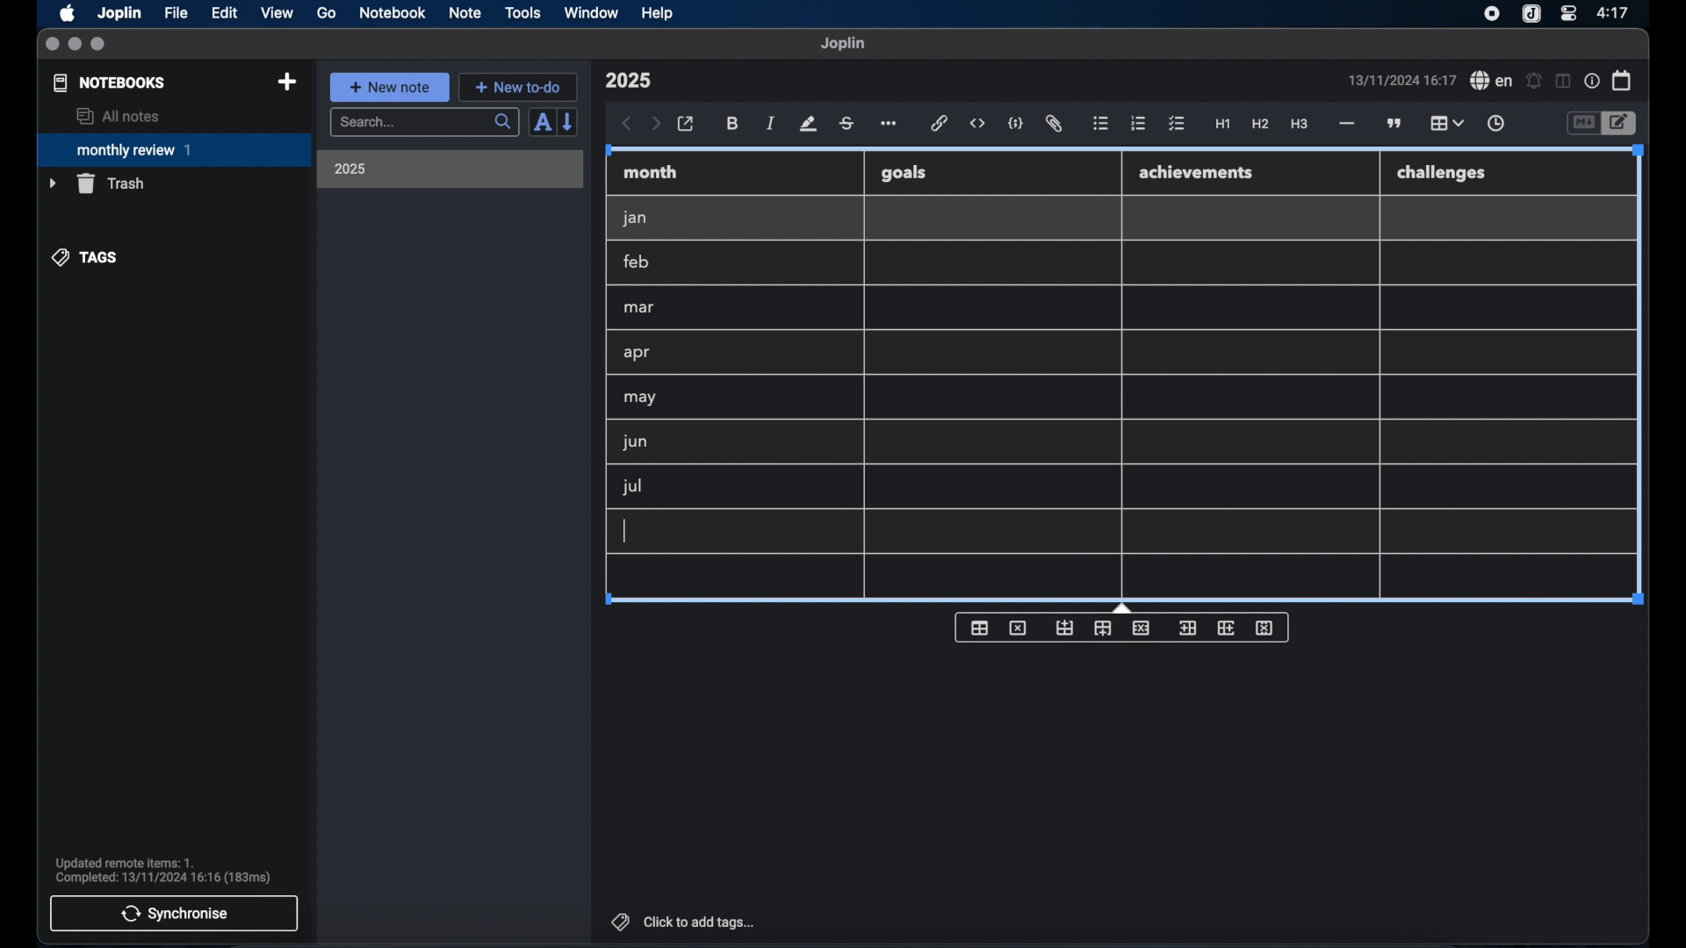 The image size is (1686, 948). Describe the element at coordinates (734, 124) in the screenshot. I see `bold` at that location.